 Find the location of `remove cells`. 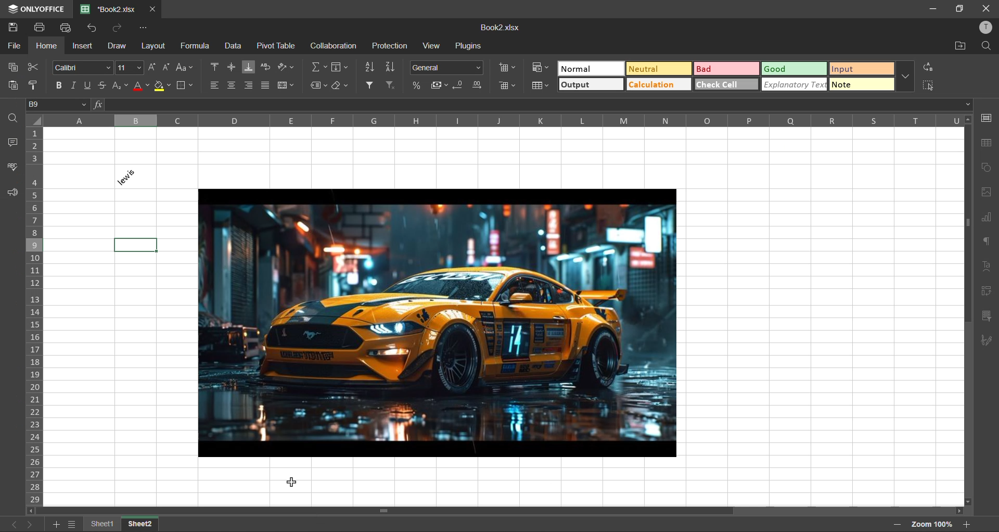

remove cells is located at coordinates (509, 86).